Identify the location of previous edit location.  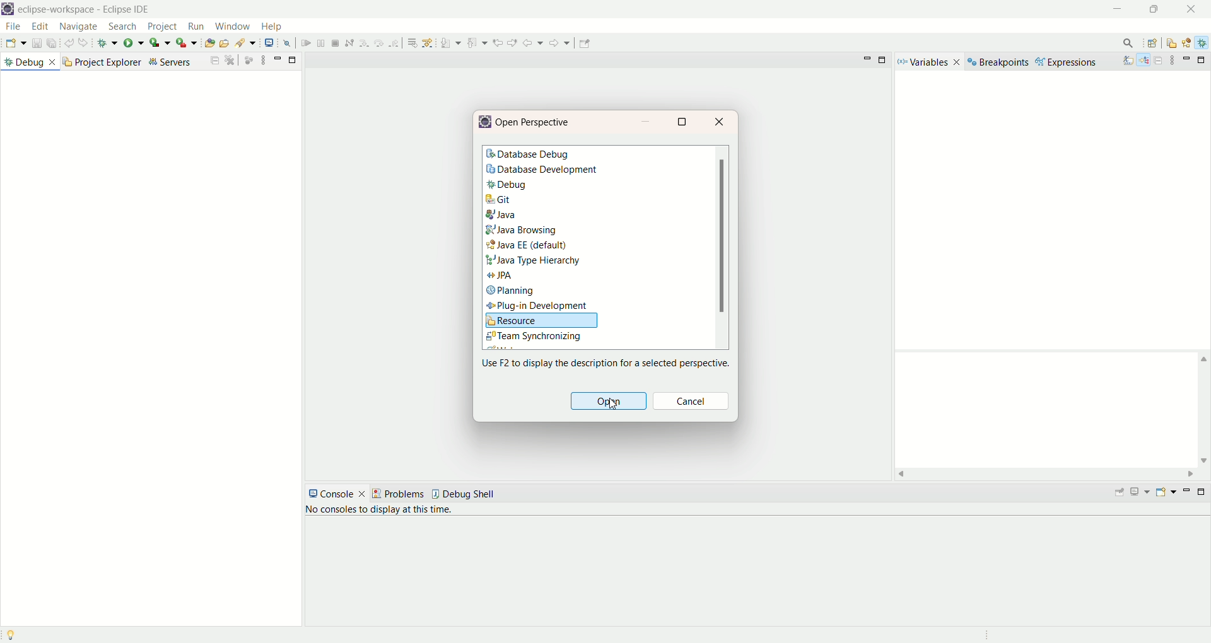
(585, 43).